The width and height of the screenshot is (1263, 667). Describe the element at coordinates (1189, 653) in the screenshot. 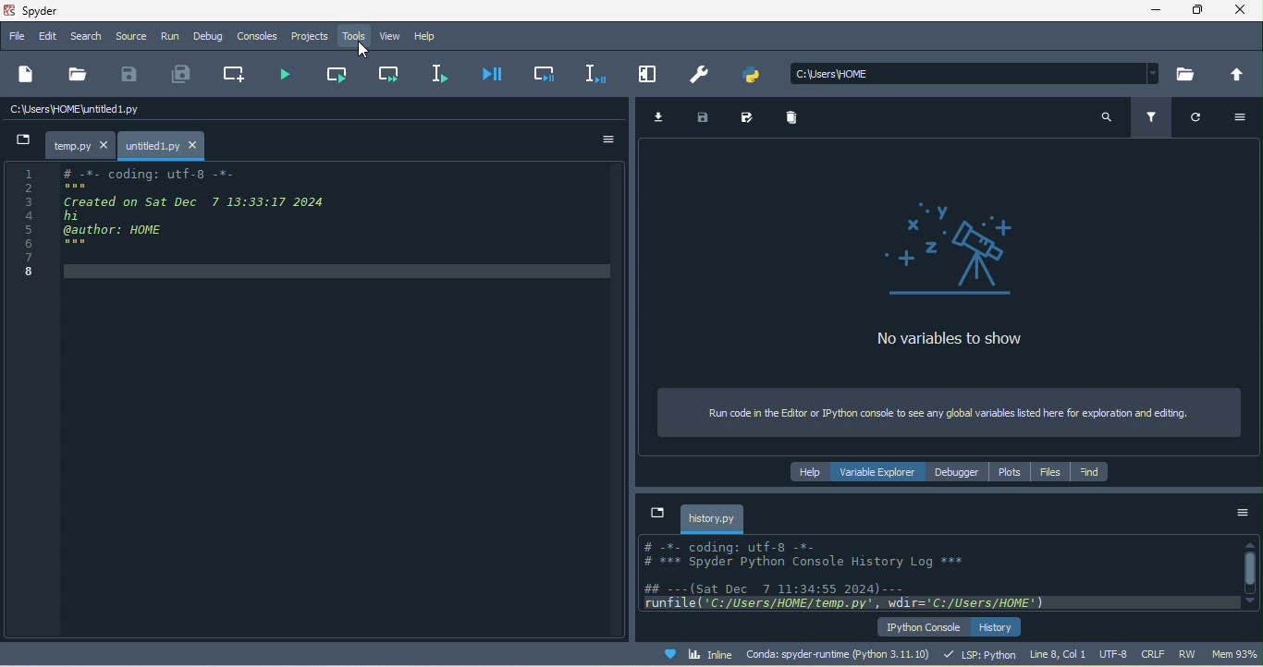

I see `rw` at that location.